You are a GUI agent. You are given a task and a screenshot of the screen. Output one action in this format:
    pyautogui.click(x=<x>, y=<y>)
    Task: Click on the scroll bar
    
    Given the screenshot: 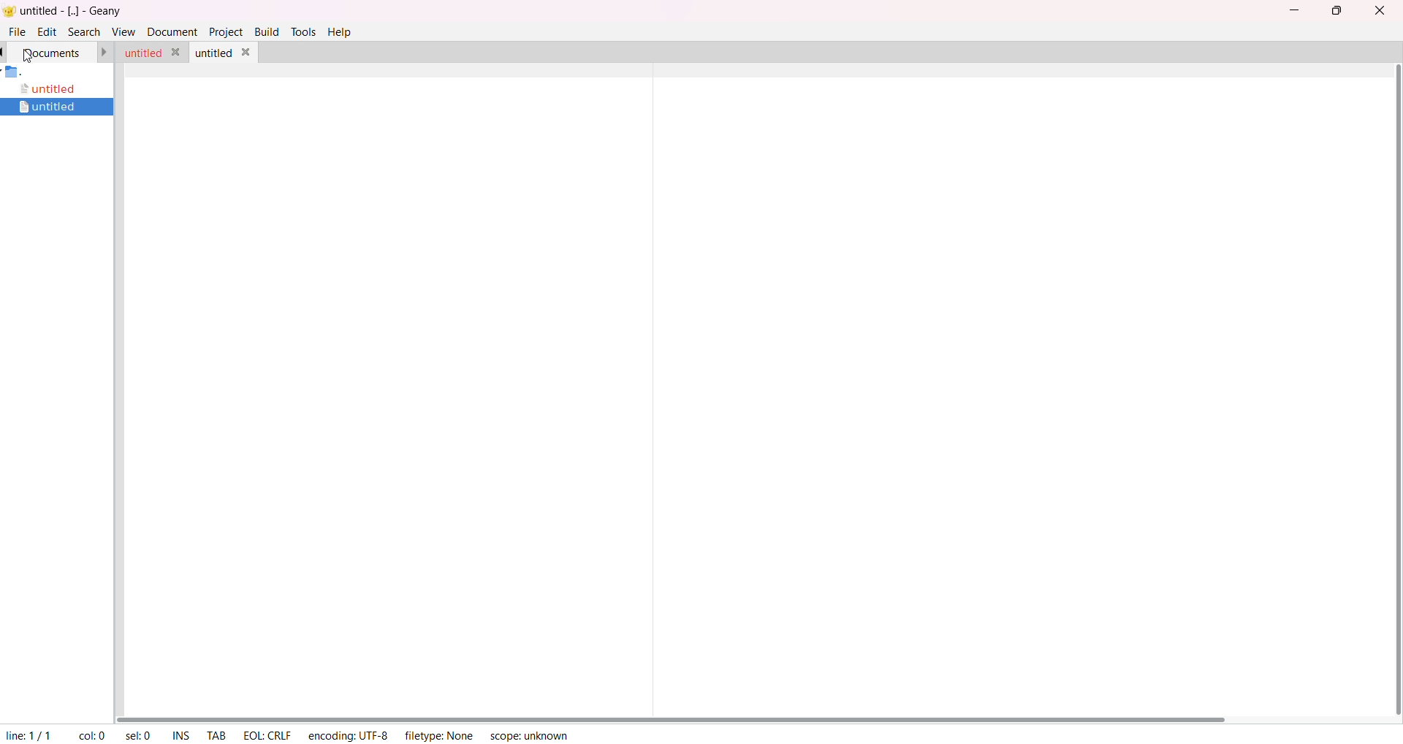 What is the action you would take?
    pyautogui.click(x=1391, y=388)
    